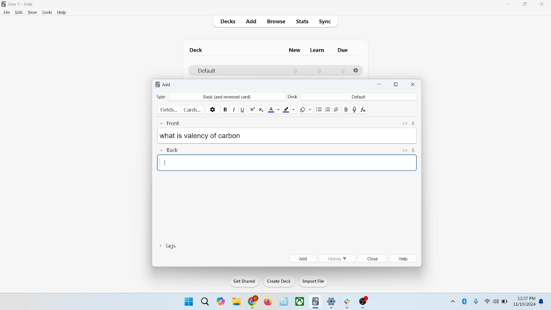  Describe the element at coordinates (233, 109) in the screenshot. I see `italics` at that location.